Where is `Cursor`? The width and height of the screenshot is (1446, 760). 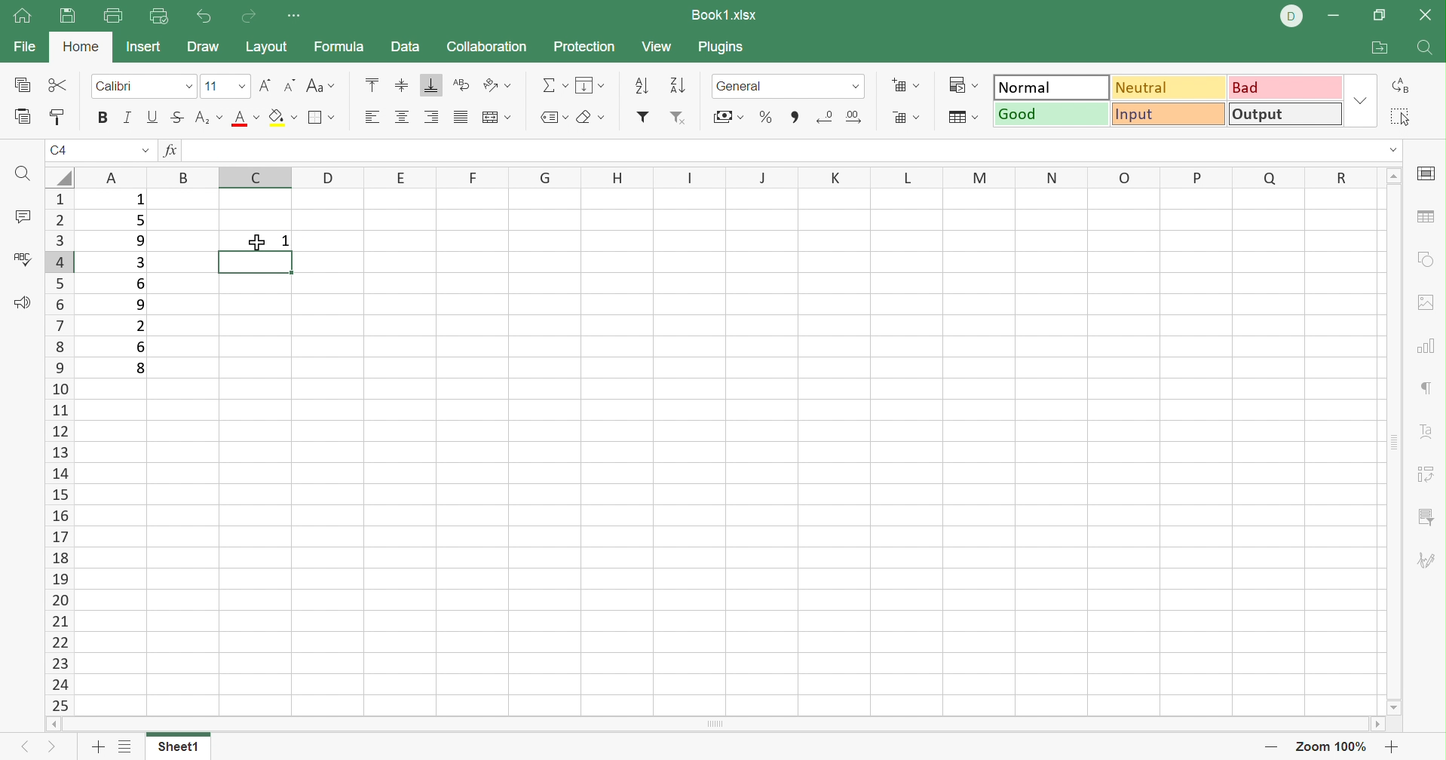
Cursor is located at coordinates (259, 241).